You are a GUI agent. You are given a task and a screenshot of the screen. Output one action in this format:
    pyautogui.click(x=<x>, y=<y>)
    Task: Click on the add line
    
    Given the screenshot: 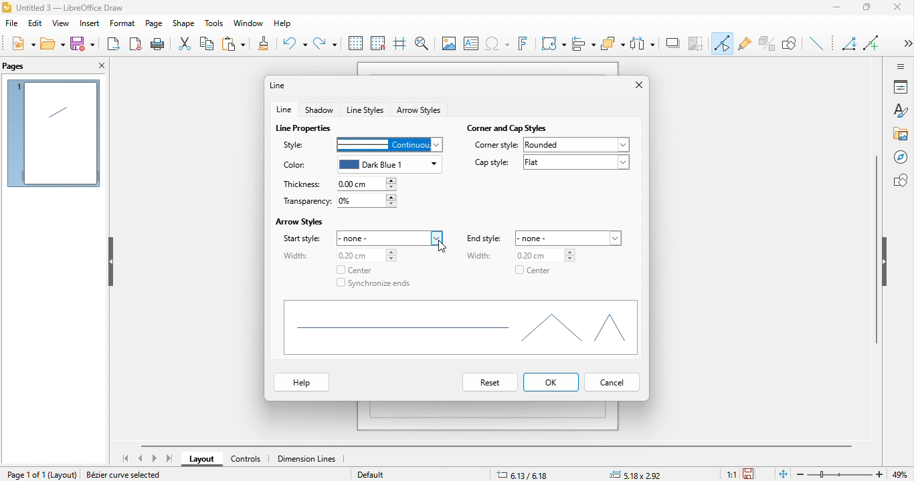 What is the action you would take?
    pyautogui.click(x=875, y=41)
    